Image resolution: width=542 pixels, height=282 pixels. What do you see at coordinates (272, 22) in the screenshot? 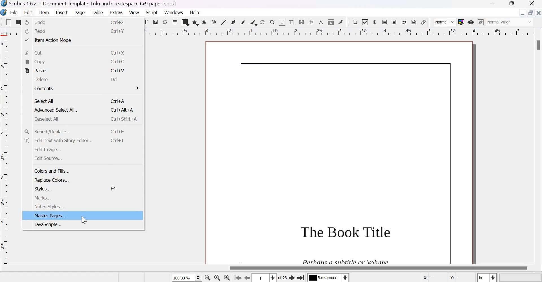
I see `Zoom in or out` at bounding box center [272, 22].